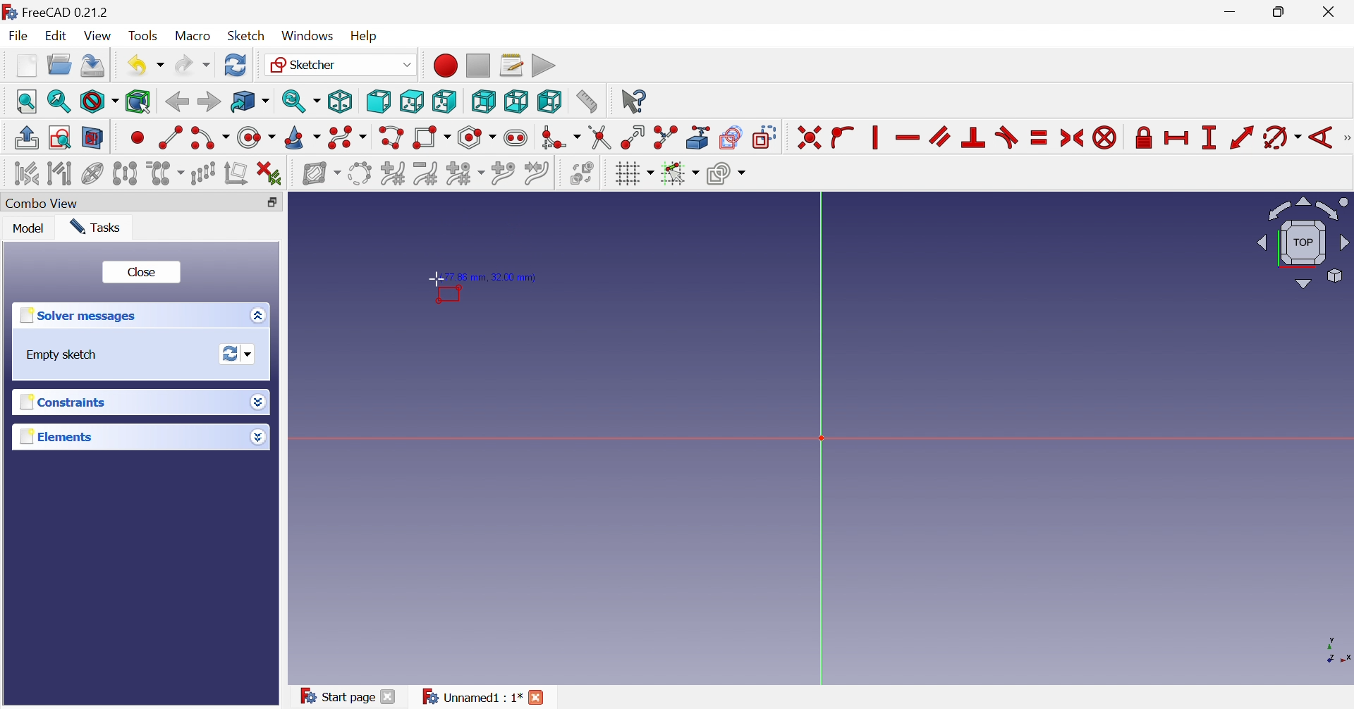  Describe the element at coordinates (391, 138) in the screenshot. I see `Create polyline` at that location.